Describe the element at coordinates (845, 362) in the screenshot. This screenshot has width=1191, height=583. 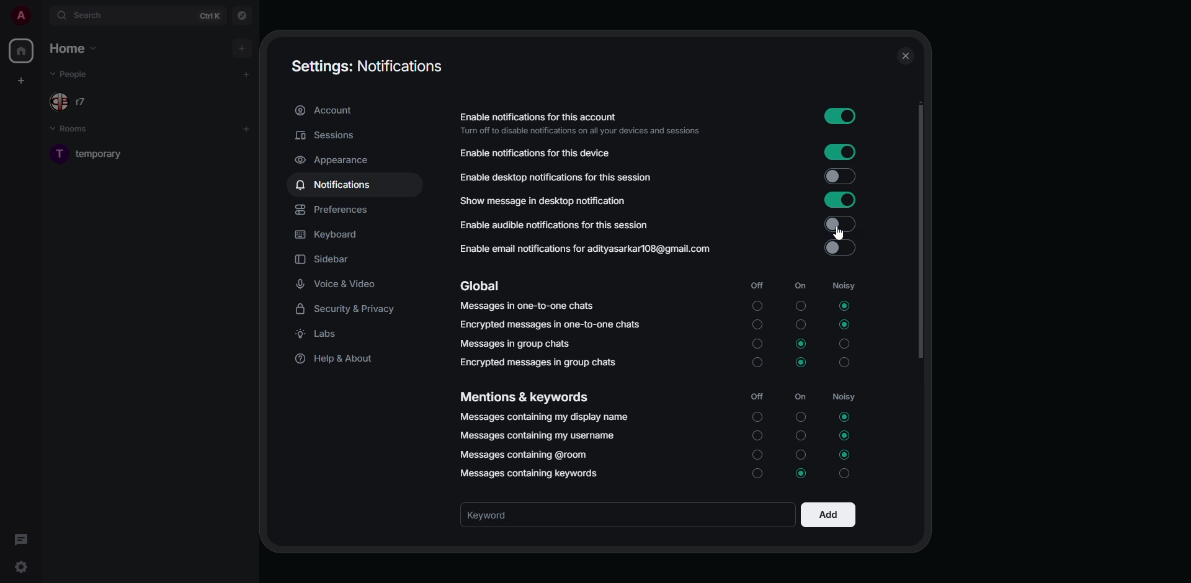
I see `Noisy Unselected` at that location.